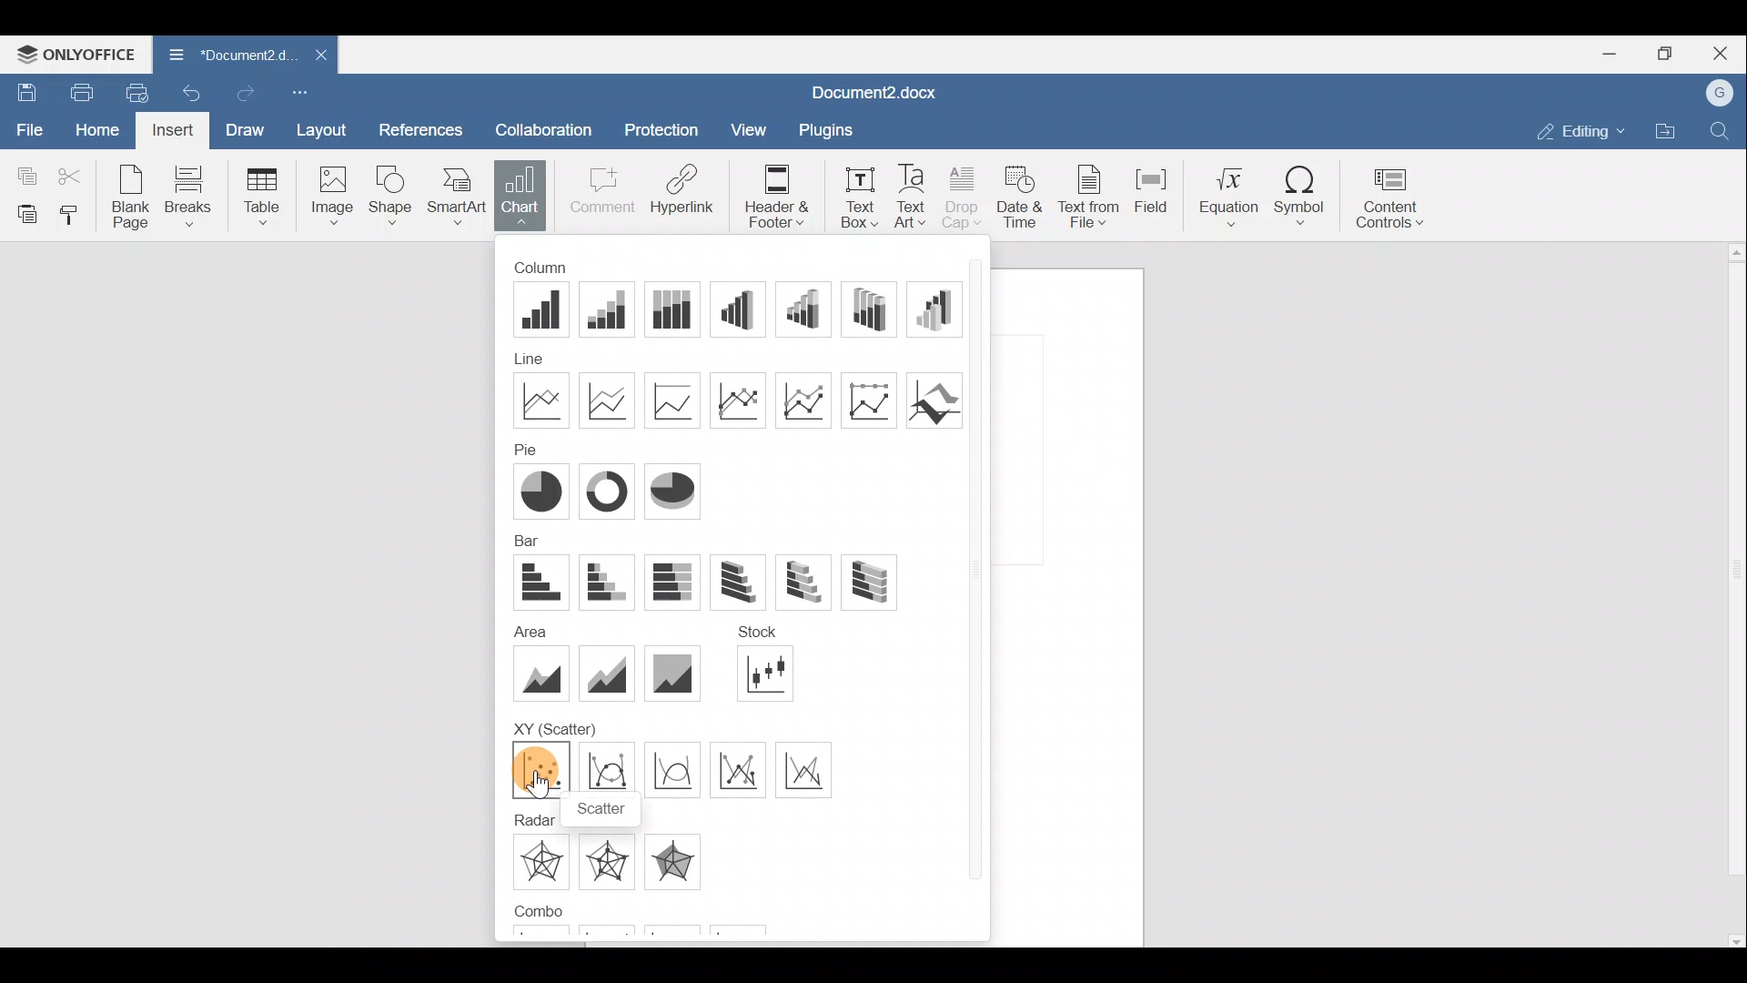  Describe the element at coordinates (556, 269) in the screenshot. I see `Column` at that location.